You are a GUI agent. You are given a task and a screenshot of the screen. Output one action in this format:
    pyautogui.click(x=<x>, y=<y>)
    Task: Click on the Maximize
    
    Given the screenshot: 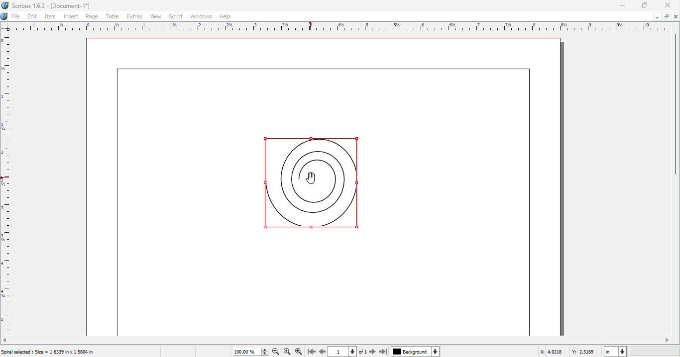 What is the action you would take?
    pyautogui.click(x=645, y=5)
    